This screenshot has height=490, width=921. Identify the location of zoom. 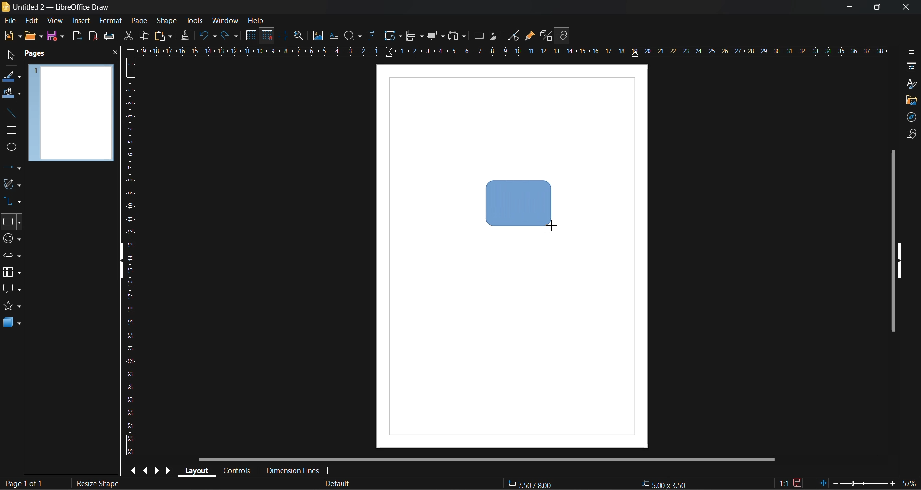
(300, 37).